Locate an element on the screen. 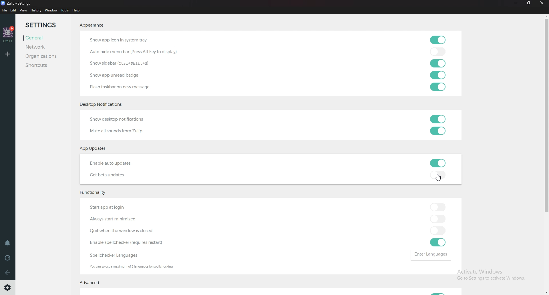 The image size is (549, 295). Reload is located at coordinates (7, 258).